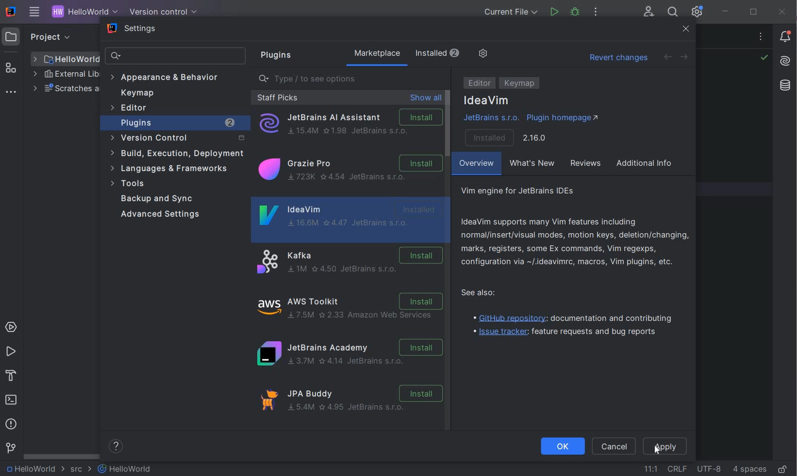  What do you see at coordinates (677, 469) in the screenshot?
I see `LINE SEPARATOR` at bounding box center [677, 469].